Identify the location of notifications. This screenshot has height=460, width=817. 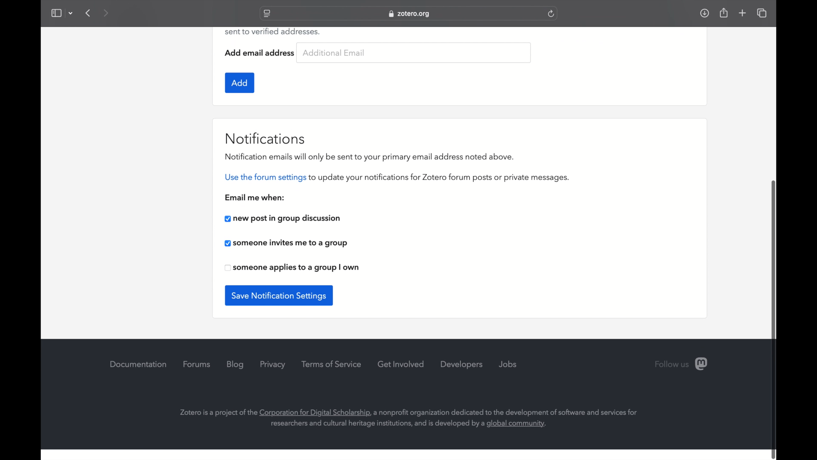
(266, 138).